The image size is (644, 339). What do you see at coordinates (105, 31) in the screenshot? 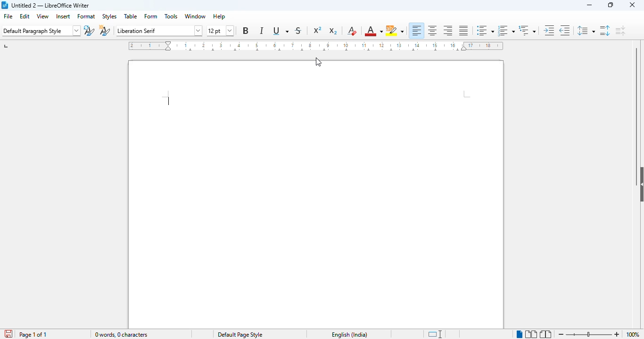
I see `new style from selection` at bounding box center [105, 31].